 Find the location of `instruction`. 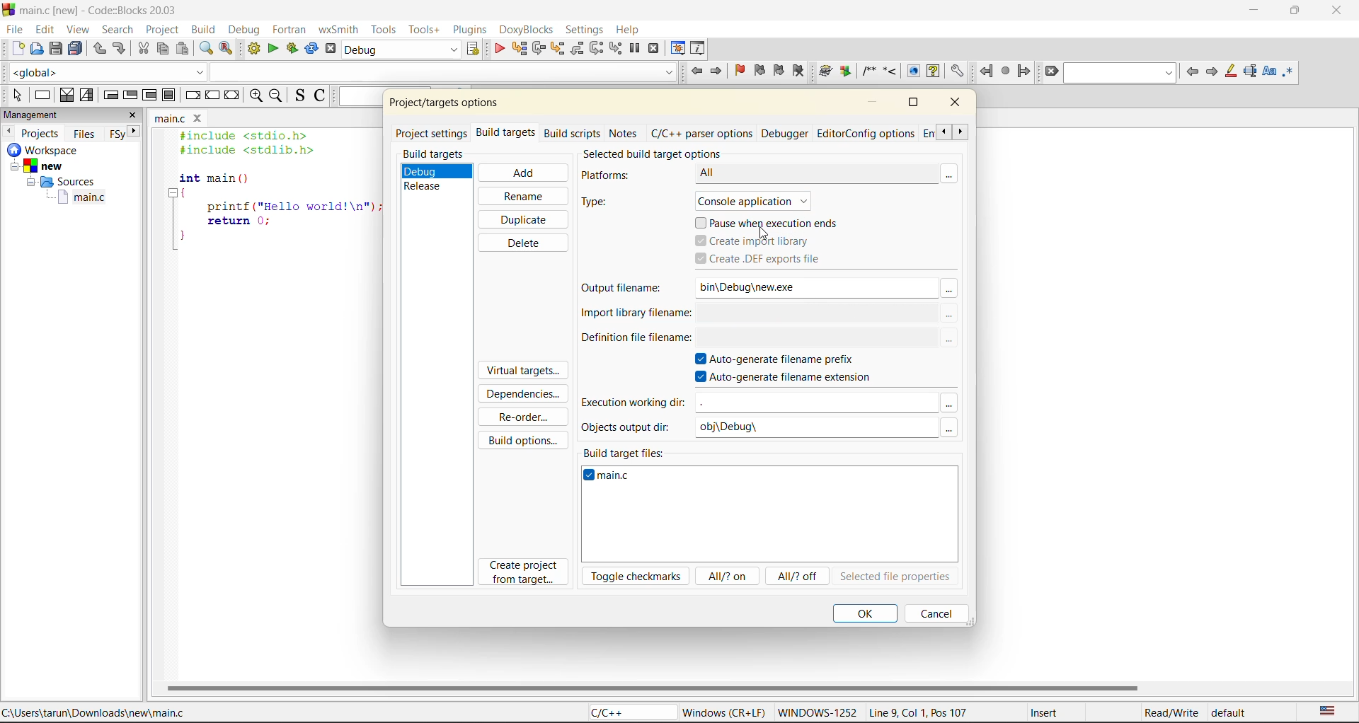

instruction is located at coordinates (45, 95).